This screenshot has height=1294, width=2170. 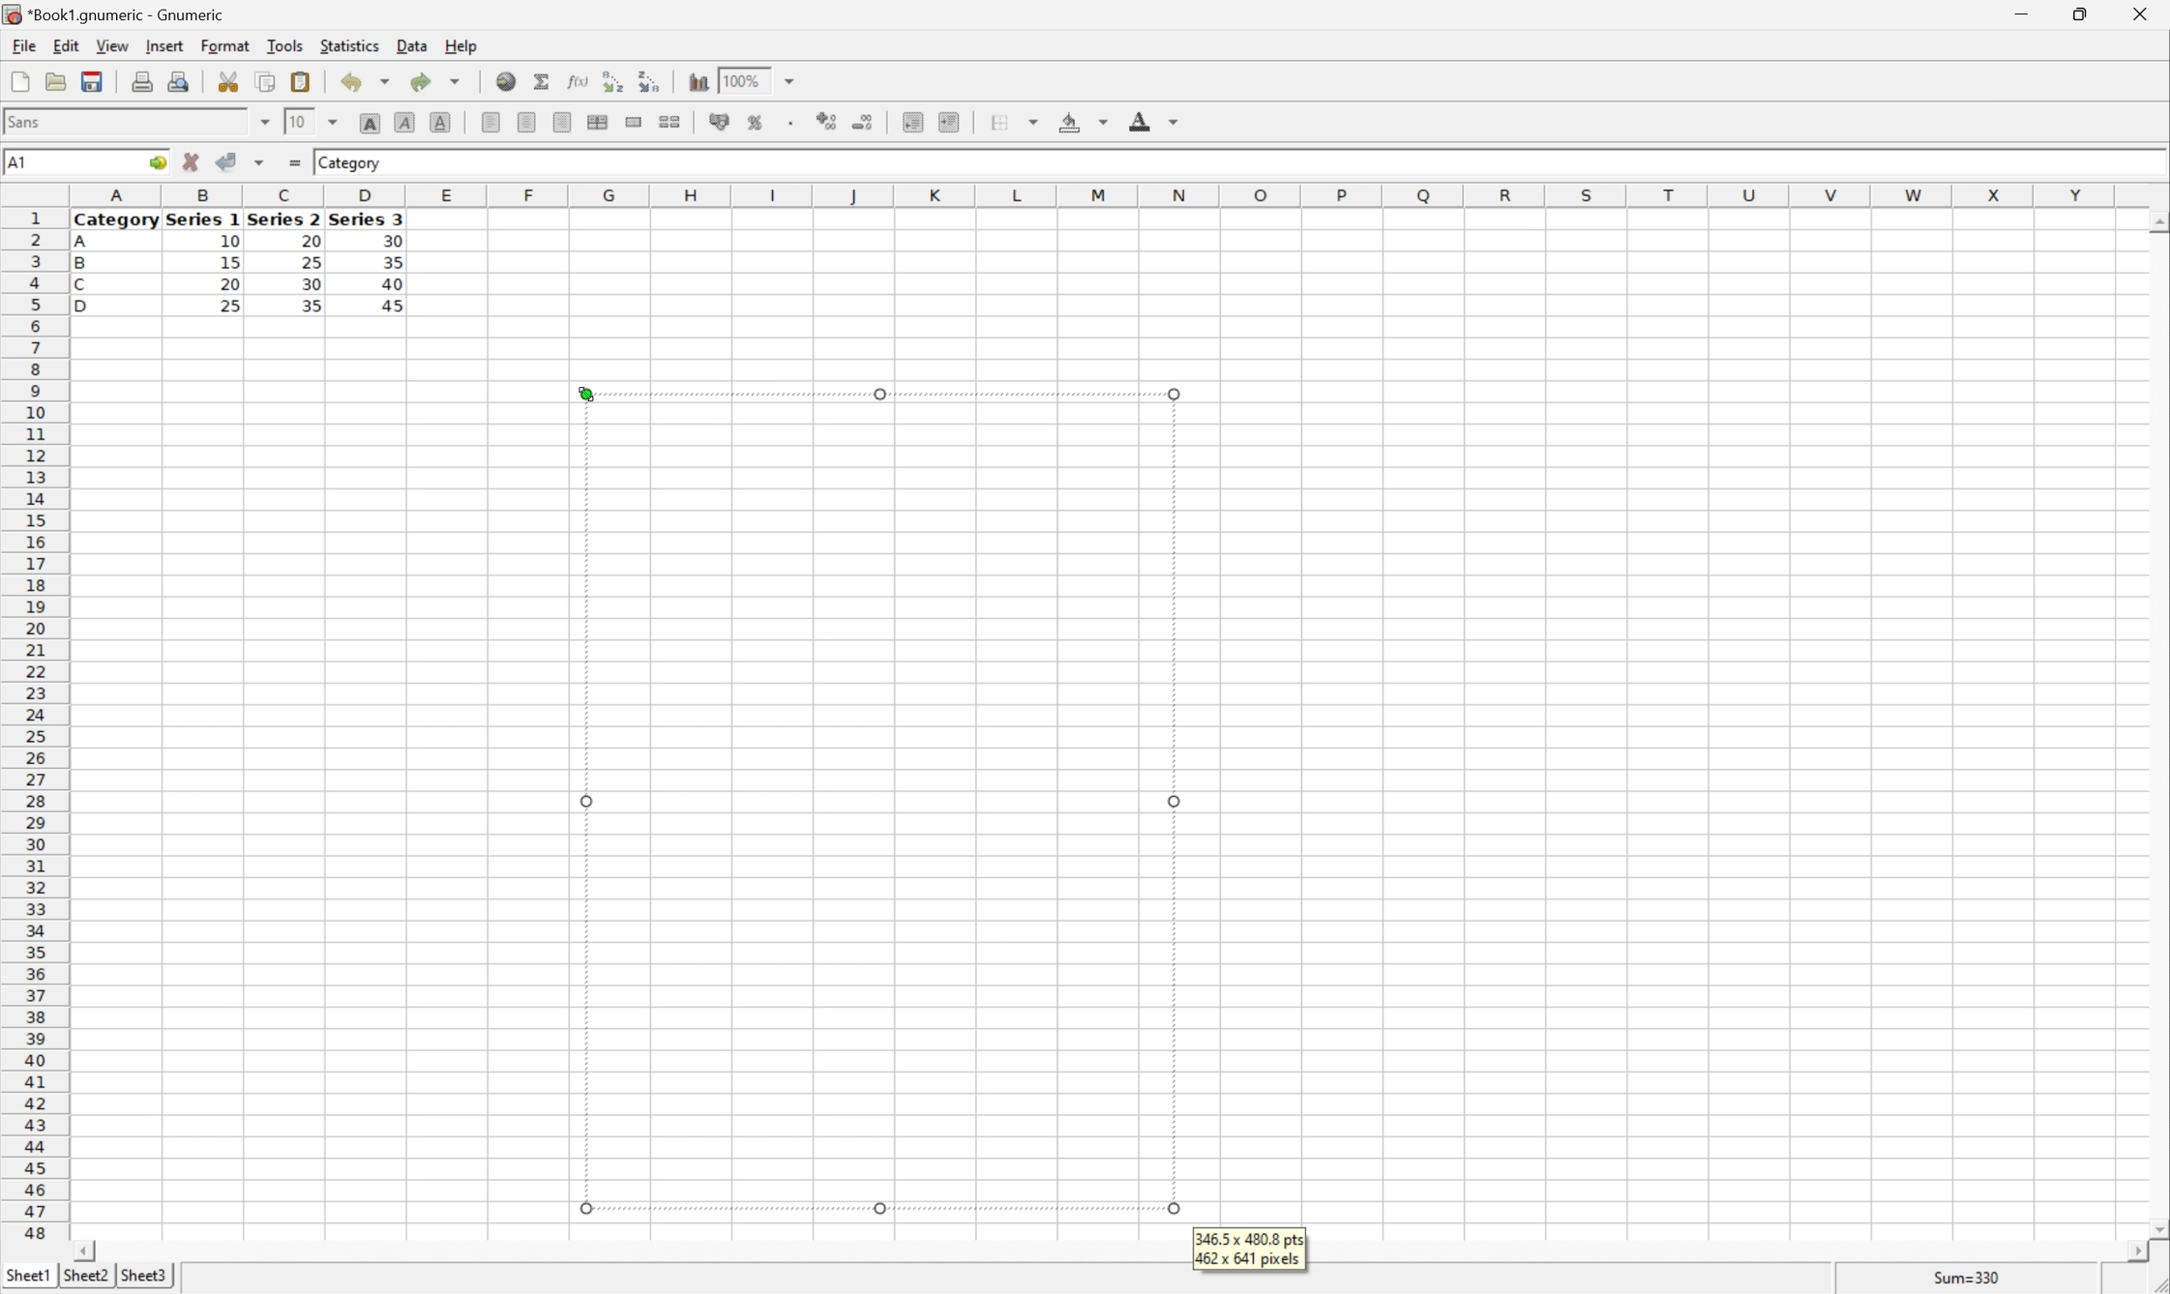 I want to click on Series 2, so click(x=283, y=218).